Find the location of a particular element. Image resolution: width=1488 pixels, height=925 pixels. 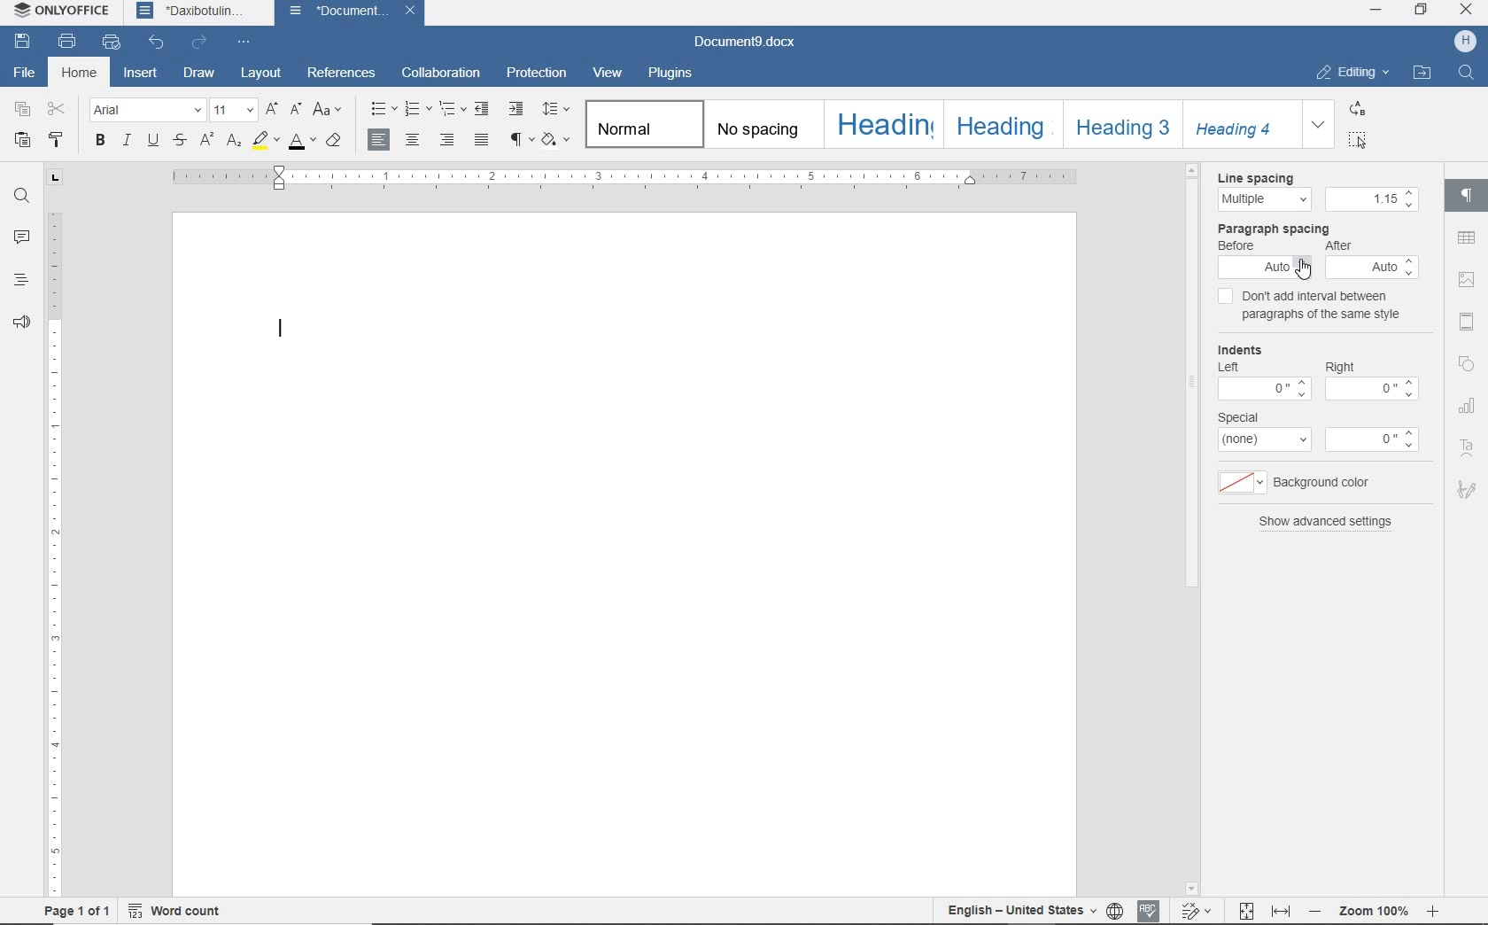

paragraph spacing is located at coordinates (1273, 229).